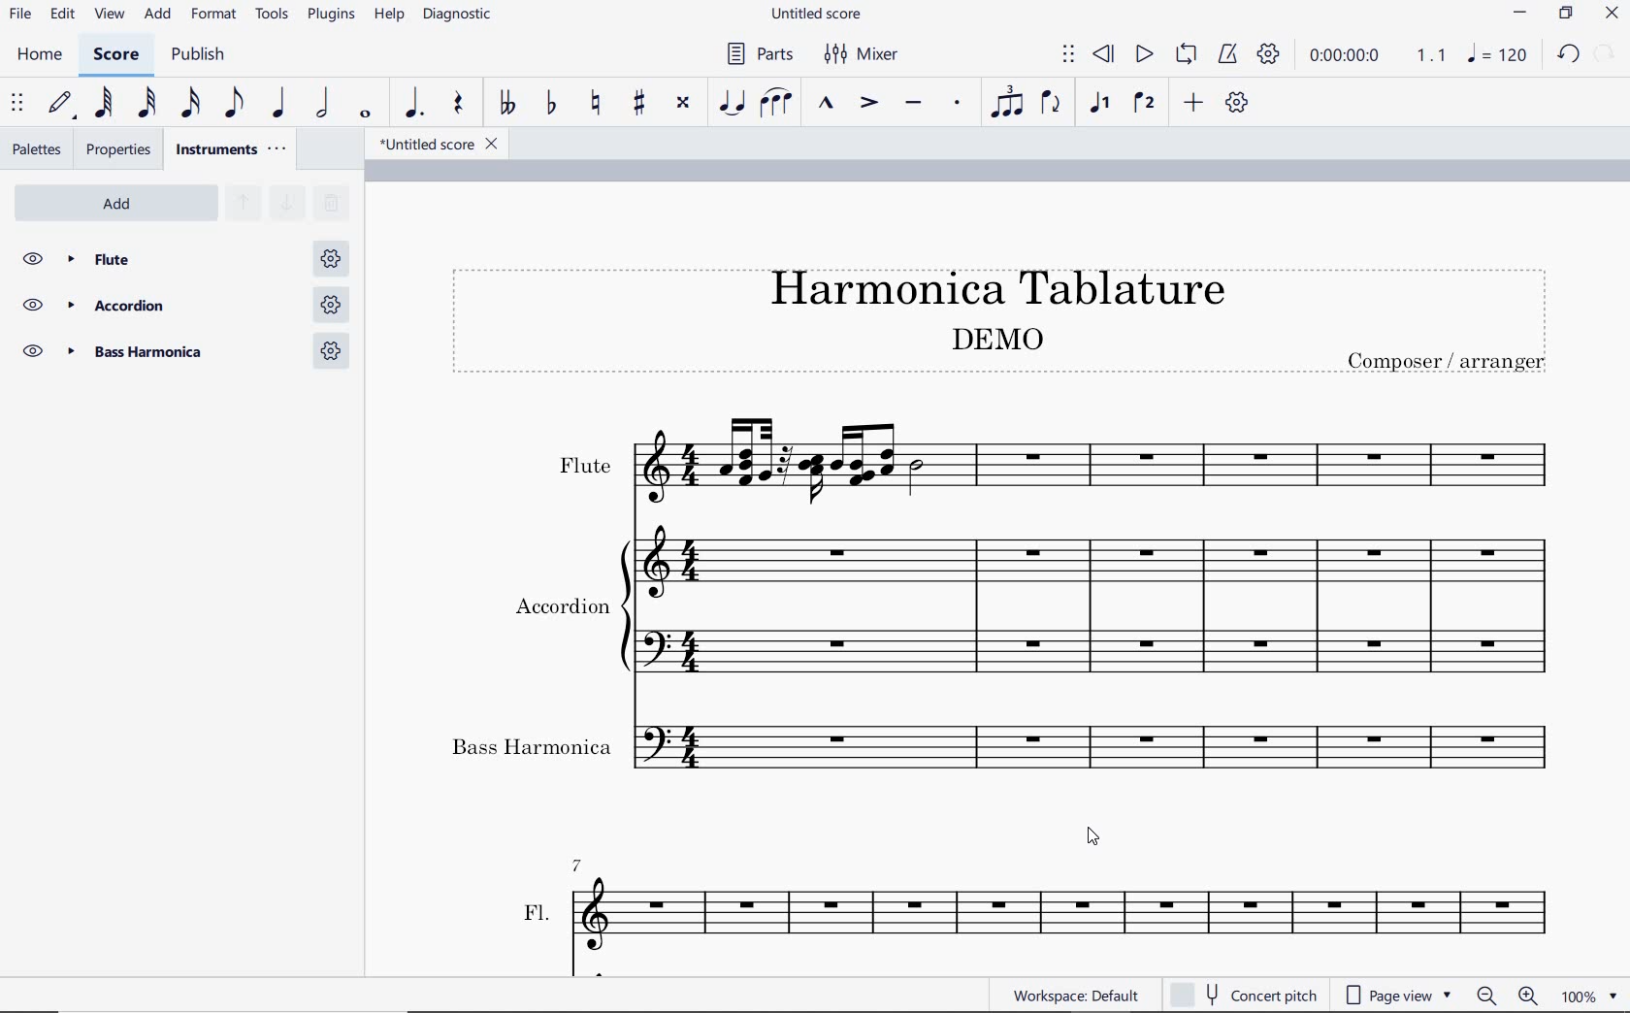 Image resolution: width=1630 pixels, height=1013 pixels. I want to click on SCORE, so click(113, 57).